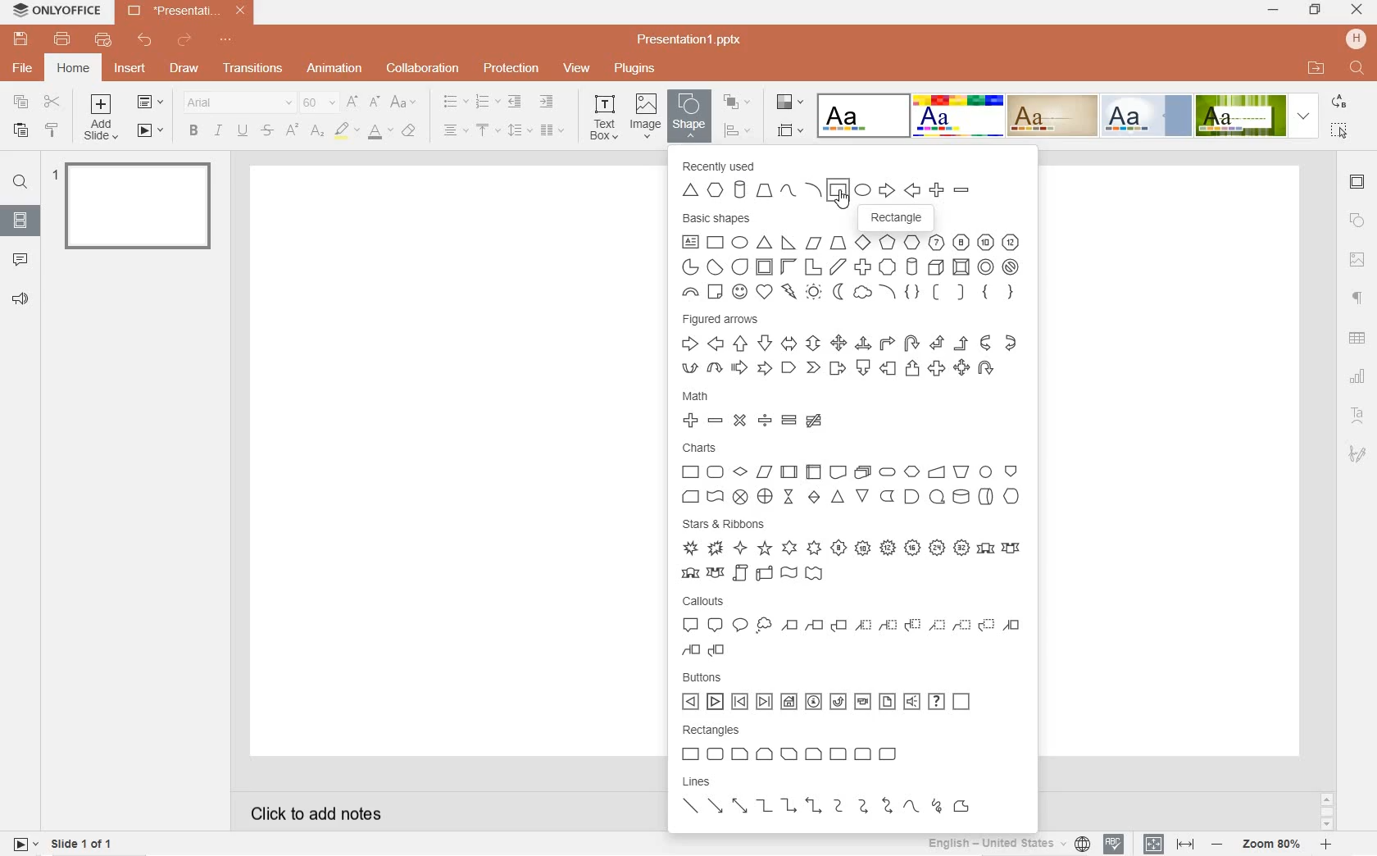 The image size is (1377, 856). Describe the element at coordinates (1010, 345) in the screenshot. I see `Curved left arrow` at that location.